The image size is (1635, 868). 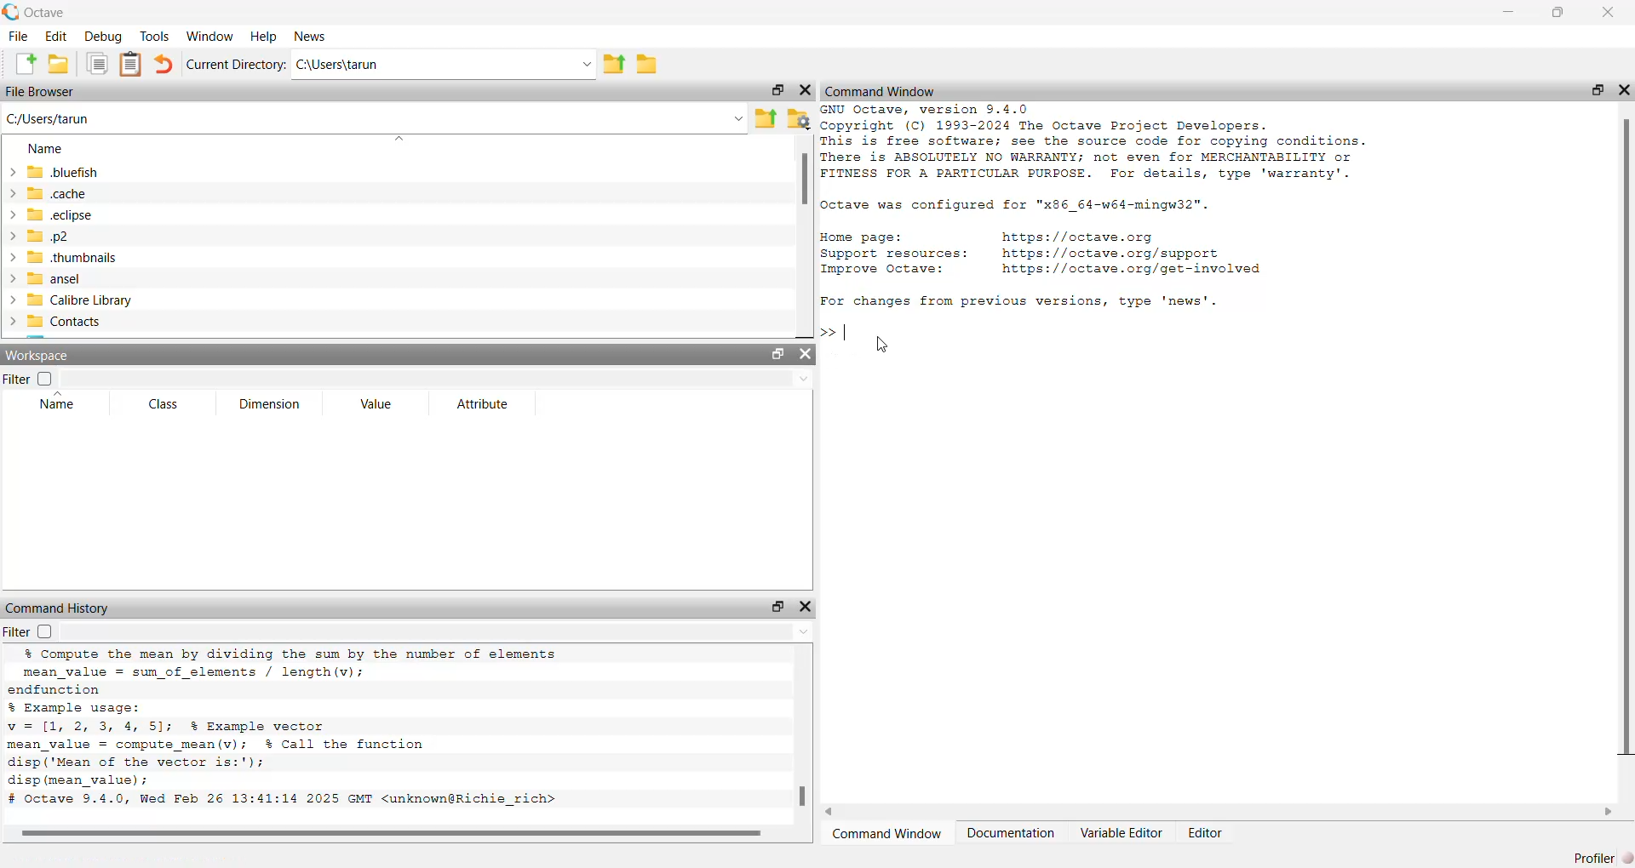 What do you see at coordinates (888, 835) in the screenshot?
I see `Command Window` at bounding box center [888, 835].